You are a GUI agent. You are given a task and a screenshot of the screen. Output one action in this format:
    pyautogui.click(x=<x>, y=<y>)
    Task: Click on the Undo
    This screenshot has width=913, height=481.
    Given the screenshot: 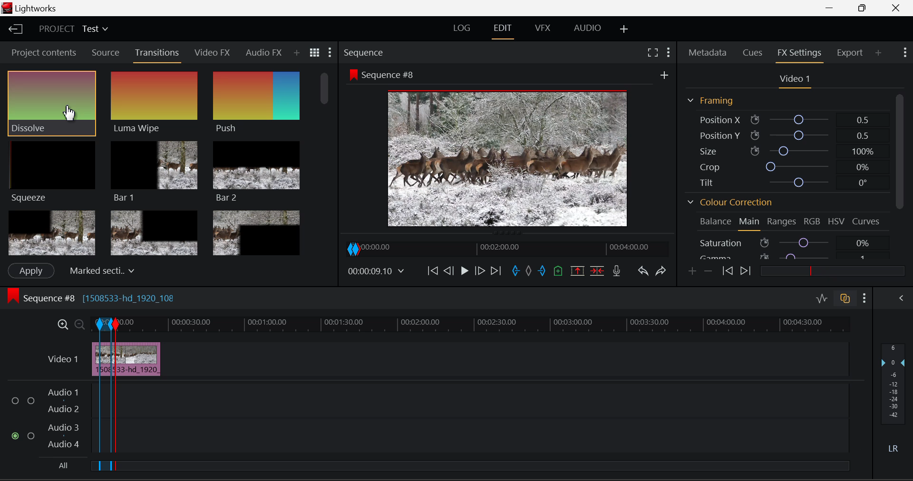 What is the action you would take?
    pyautogui.click(x=644, y=272)
    